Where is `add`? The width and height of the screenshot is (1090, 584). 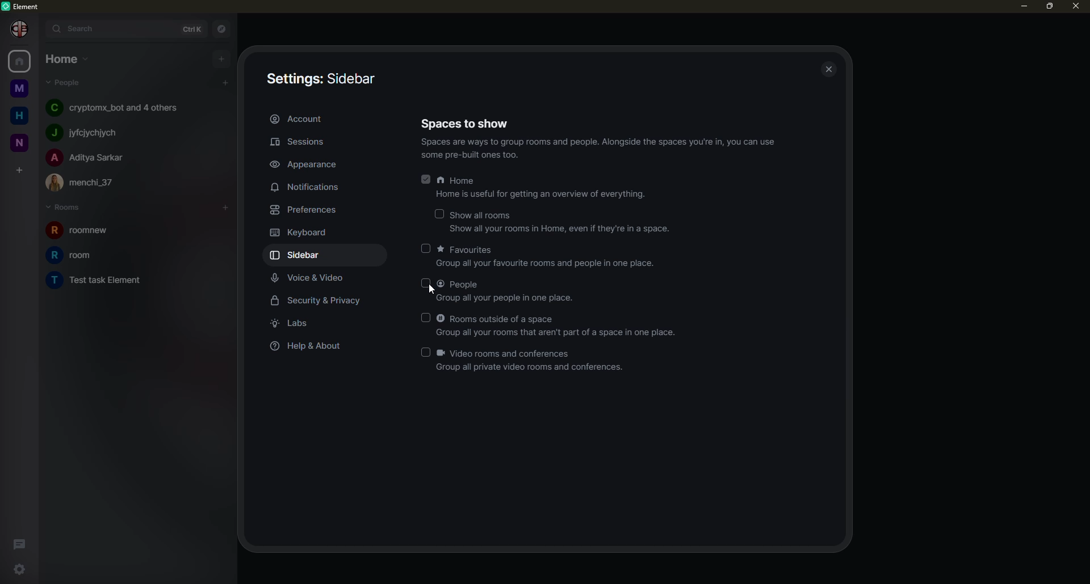 add is located at coordinates (222, 58).